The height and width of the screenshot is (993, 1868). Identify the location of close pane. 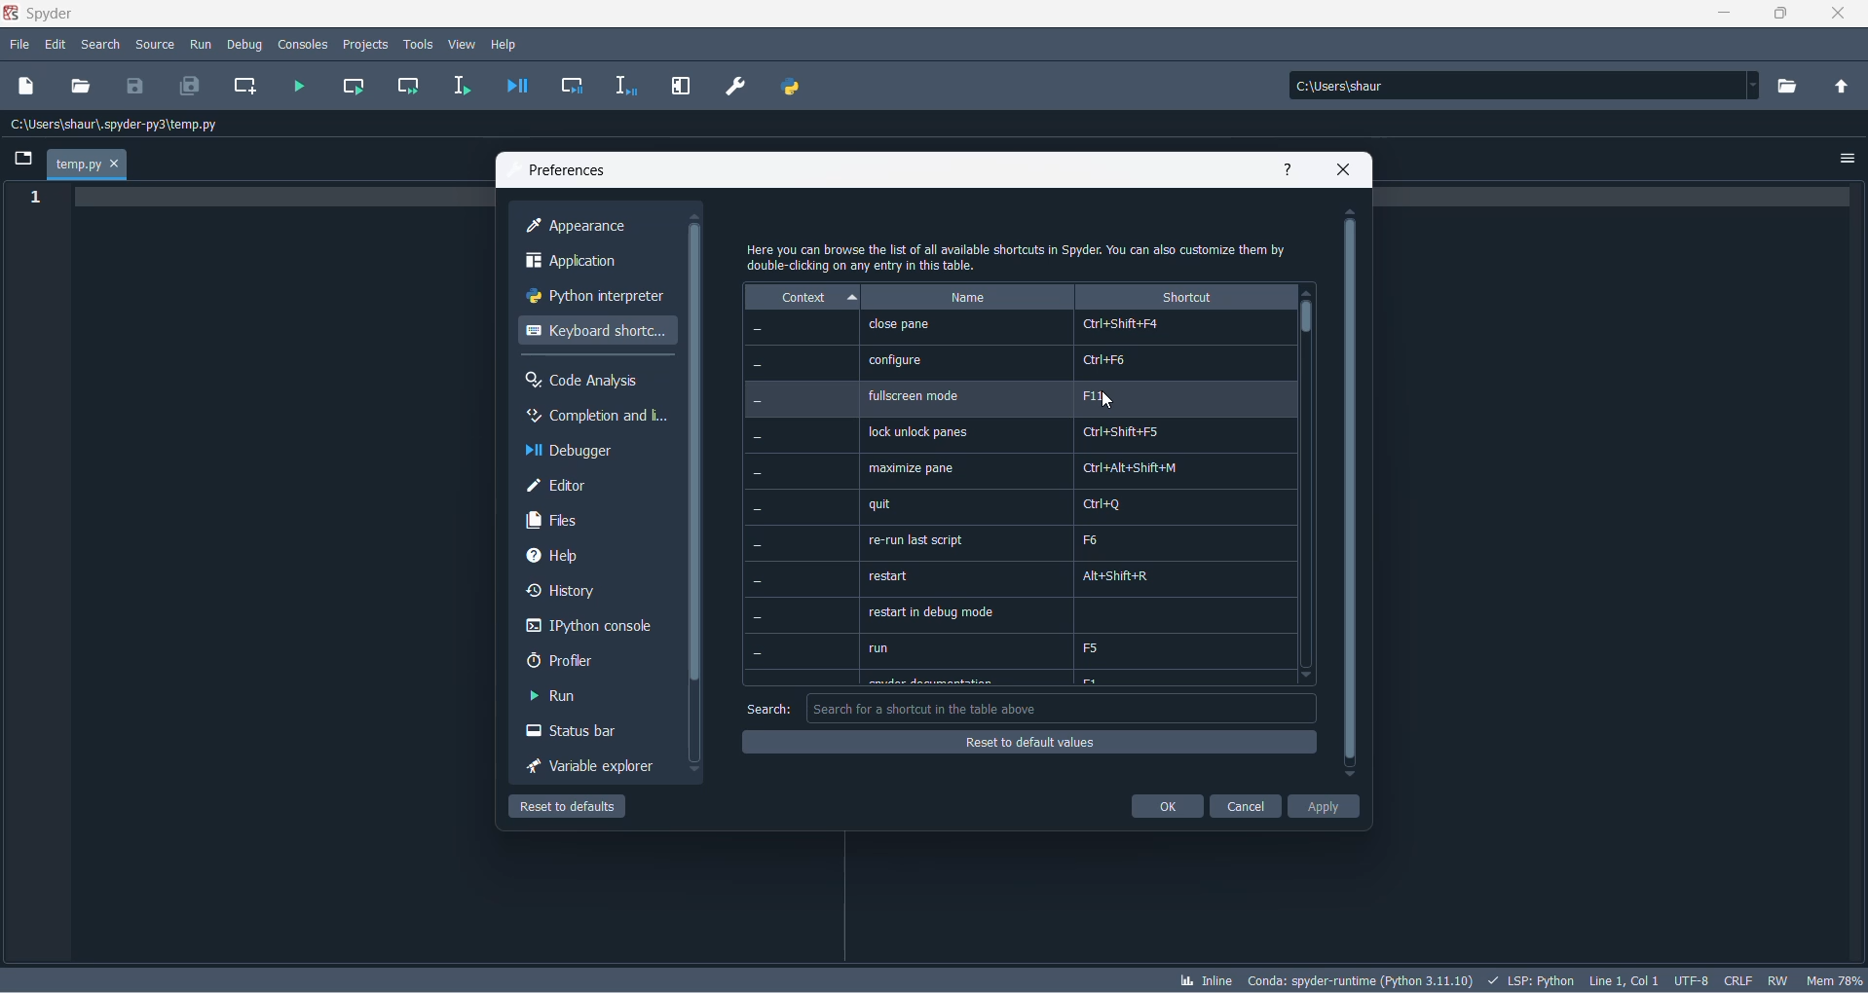
(898, 325).